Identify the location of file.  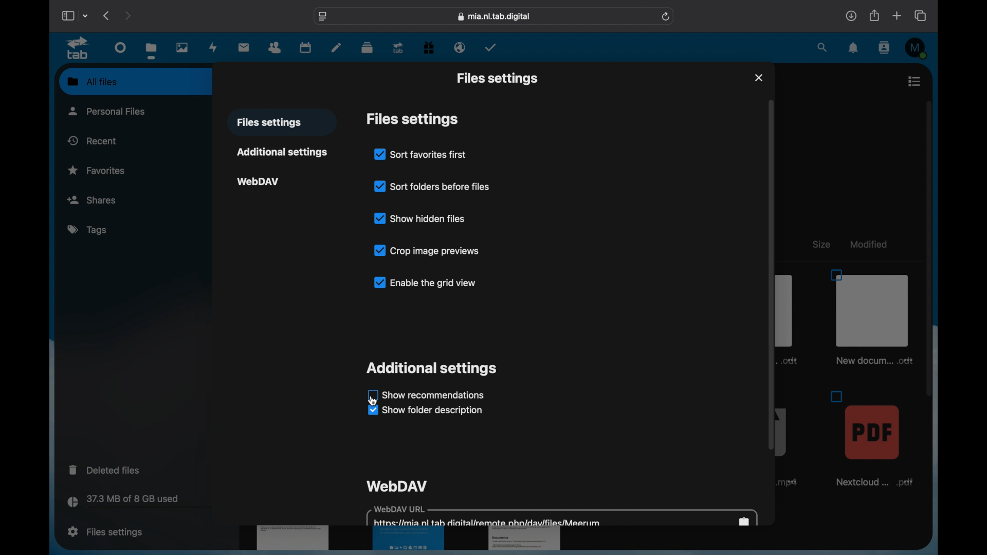
(869, 317).